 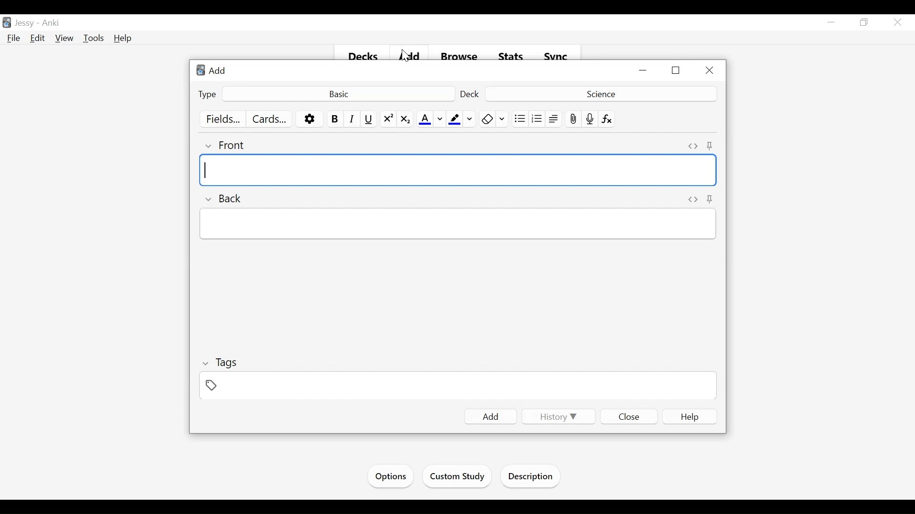 I want to click on Deck, so click(x=471, y=94).